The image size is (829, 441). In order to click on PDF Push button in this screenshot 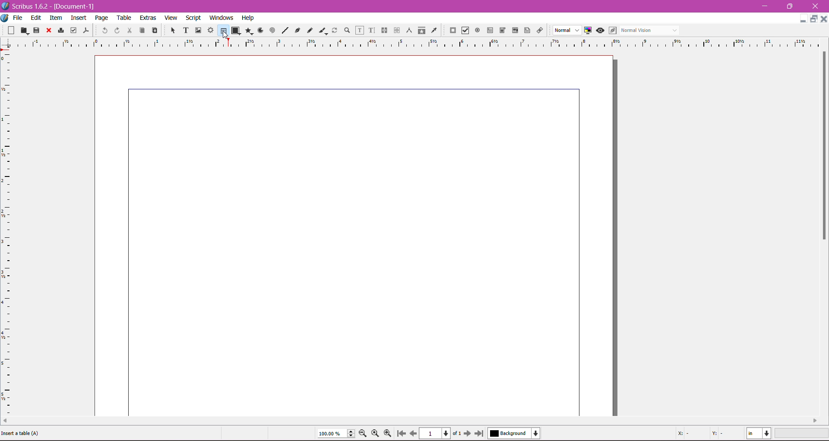, I will do `click(452, 31)`.